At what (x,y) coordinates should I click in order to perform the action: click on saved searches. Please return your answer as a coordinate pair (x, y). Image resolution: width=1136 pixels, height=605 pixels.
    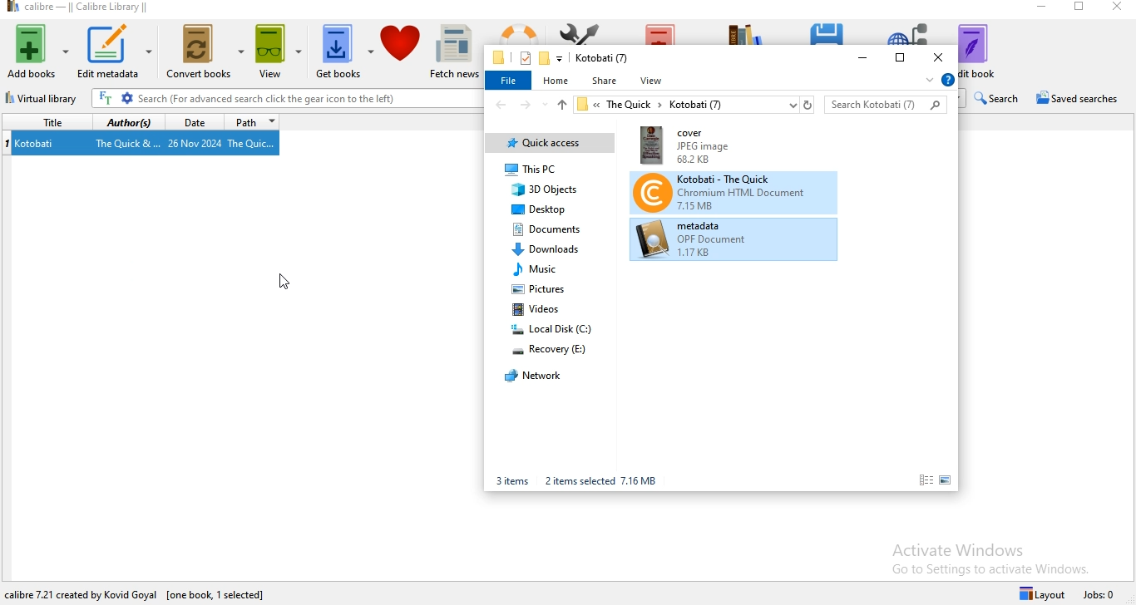
    Looking at the image, I should click on (1079, 98).